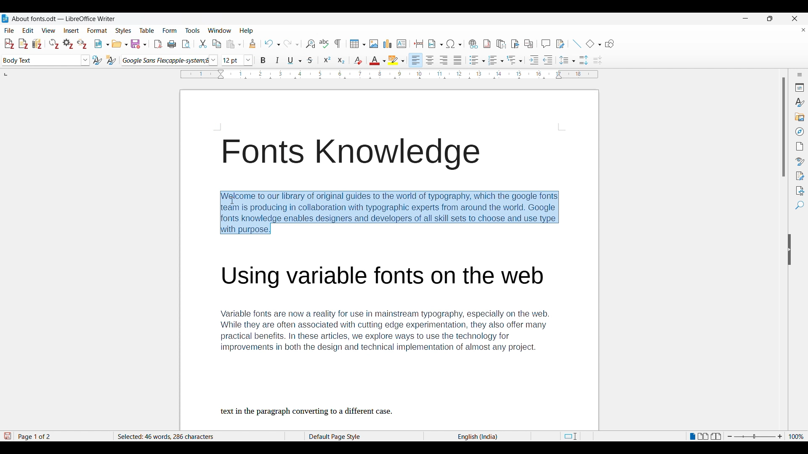 This screenshot has height=454, width=808. I want to click on Sidebar settings, so click(800, 74).